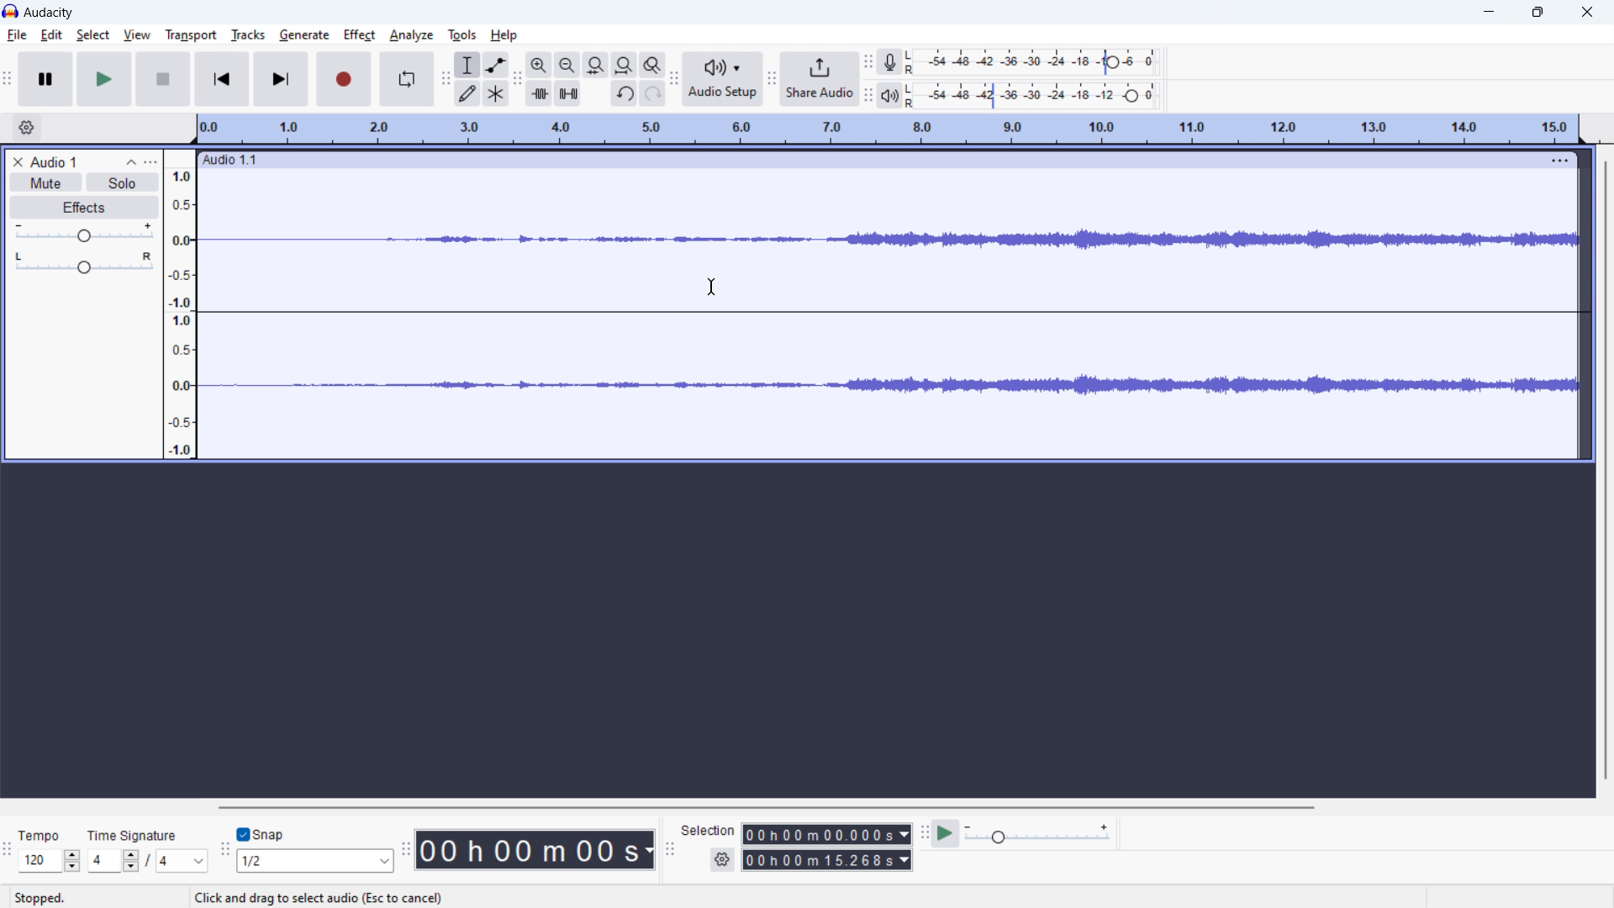 The height and width of the screenshot is (908, 1614). I want to click on enable looping, so click(407, 79).